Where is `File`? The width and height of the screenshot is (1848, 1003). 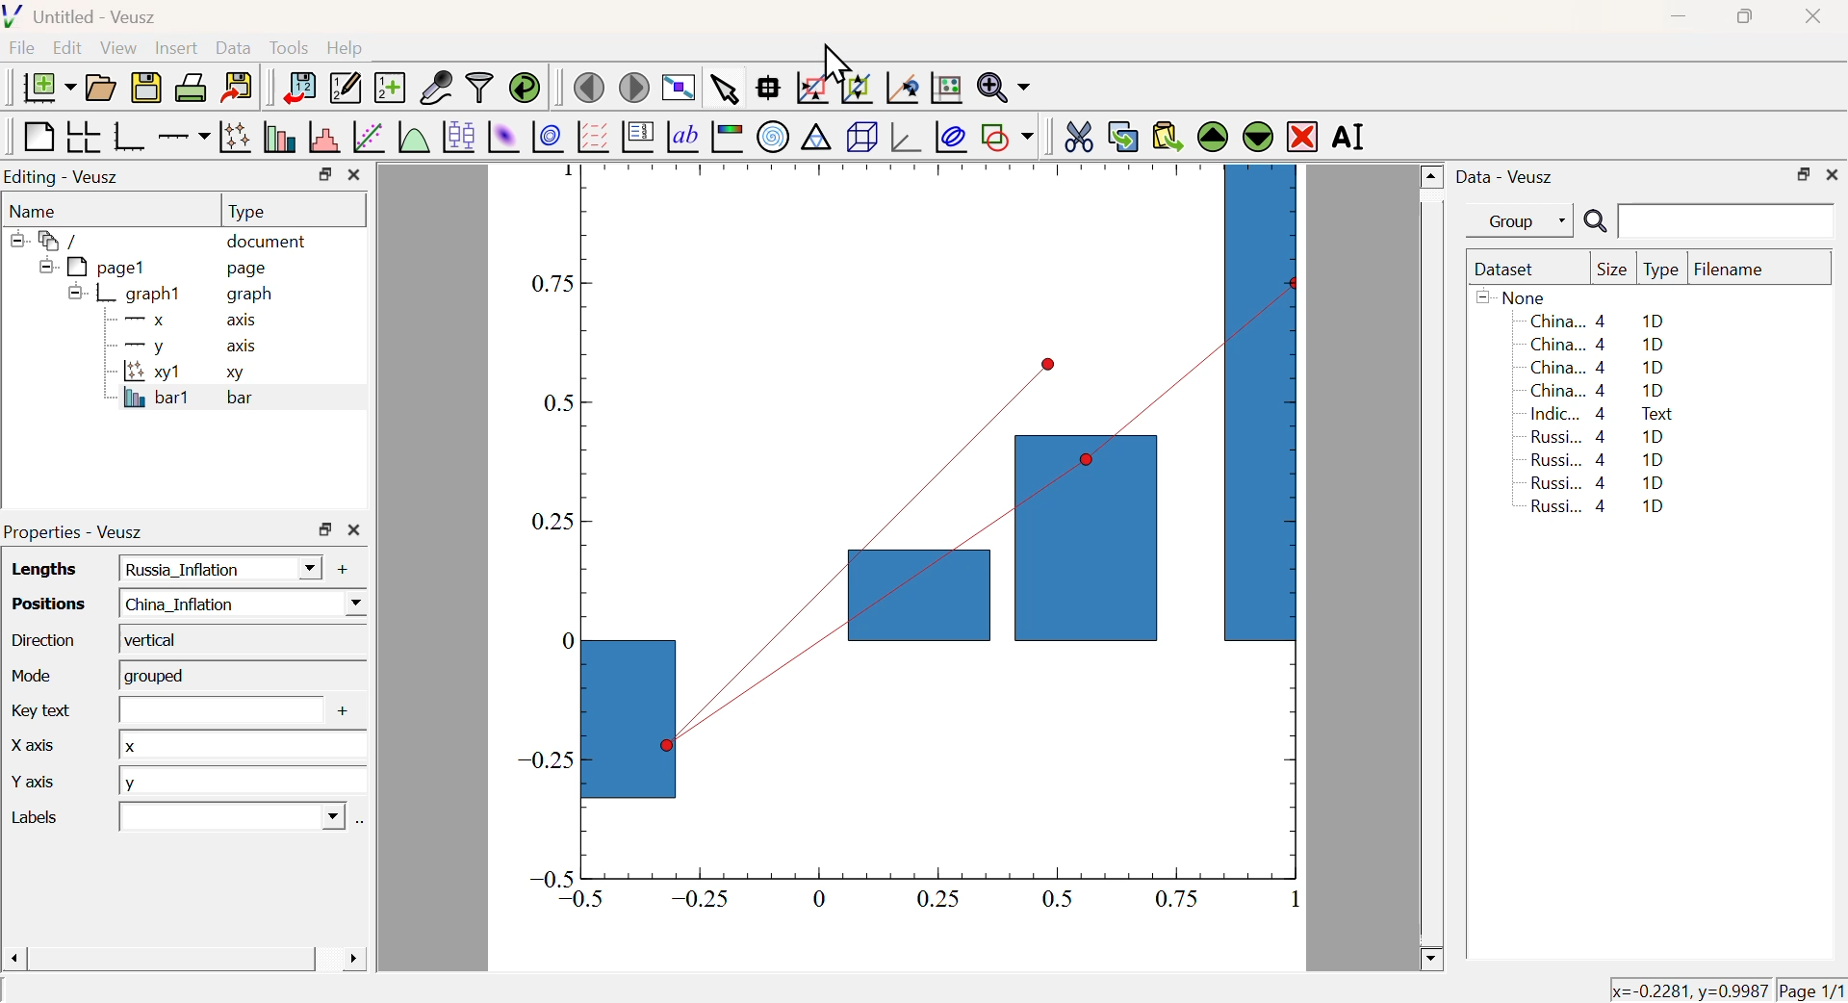
File is located at coordinates (22, 48).